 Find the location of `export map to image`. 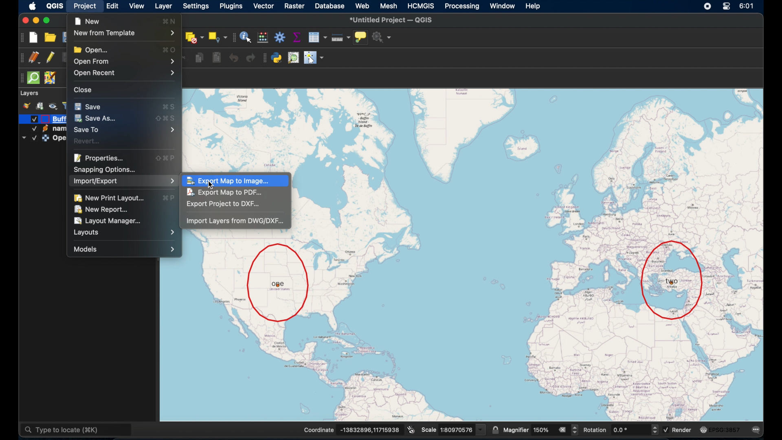

export map to image is located at coordinates (231, 180).